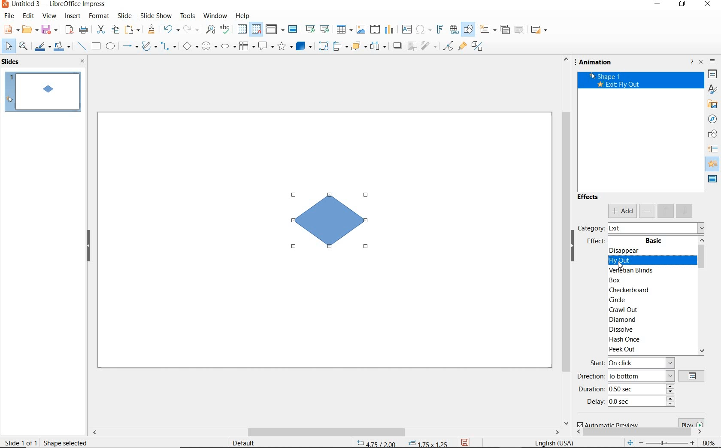 The width and height of the screenshot is (721, 448). Describe the element at coordinates (692, 376) in the screenshot. I see `options` at that location.